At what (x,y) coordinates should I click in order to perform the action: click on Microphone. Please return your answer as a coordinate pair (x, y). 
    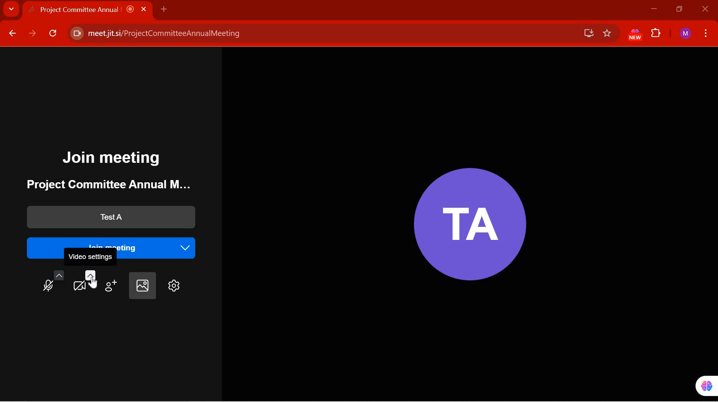
    Looking at the image, I should click on (51, 283).